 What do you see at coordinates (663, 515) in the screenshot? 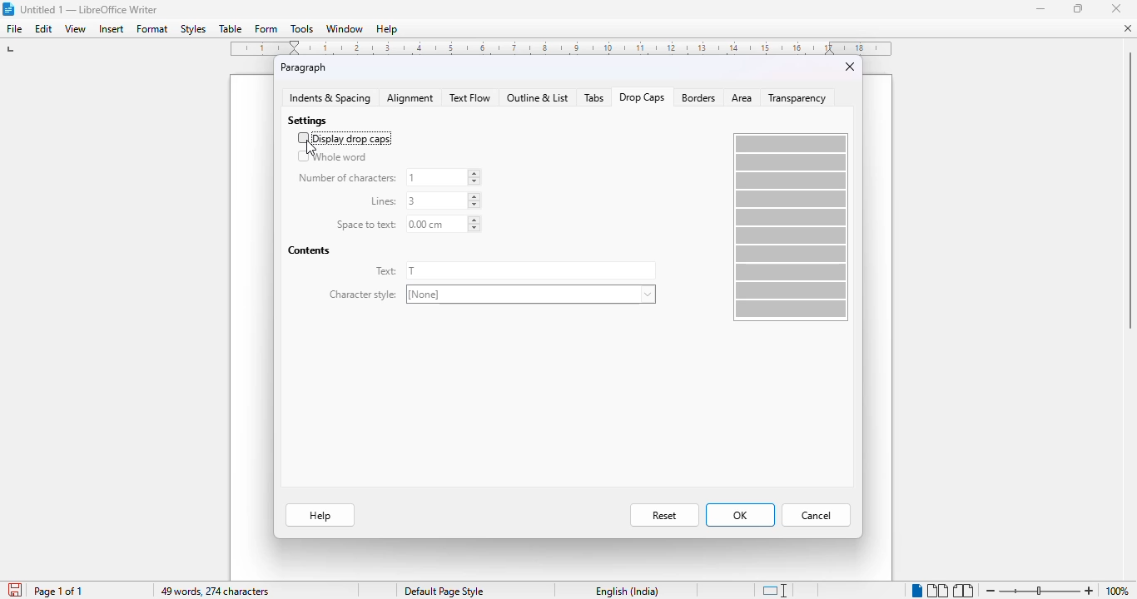
I see `reset` at bounding box center [663, 515].